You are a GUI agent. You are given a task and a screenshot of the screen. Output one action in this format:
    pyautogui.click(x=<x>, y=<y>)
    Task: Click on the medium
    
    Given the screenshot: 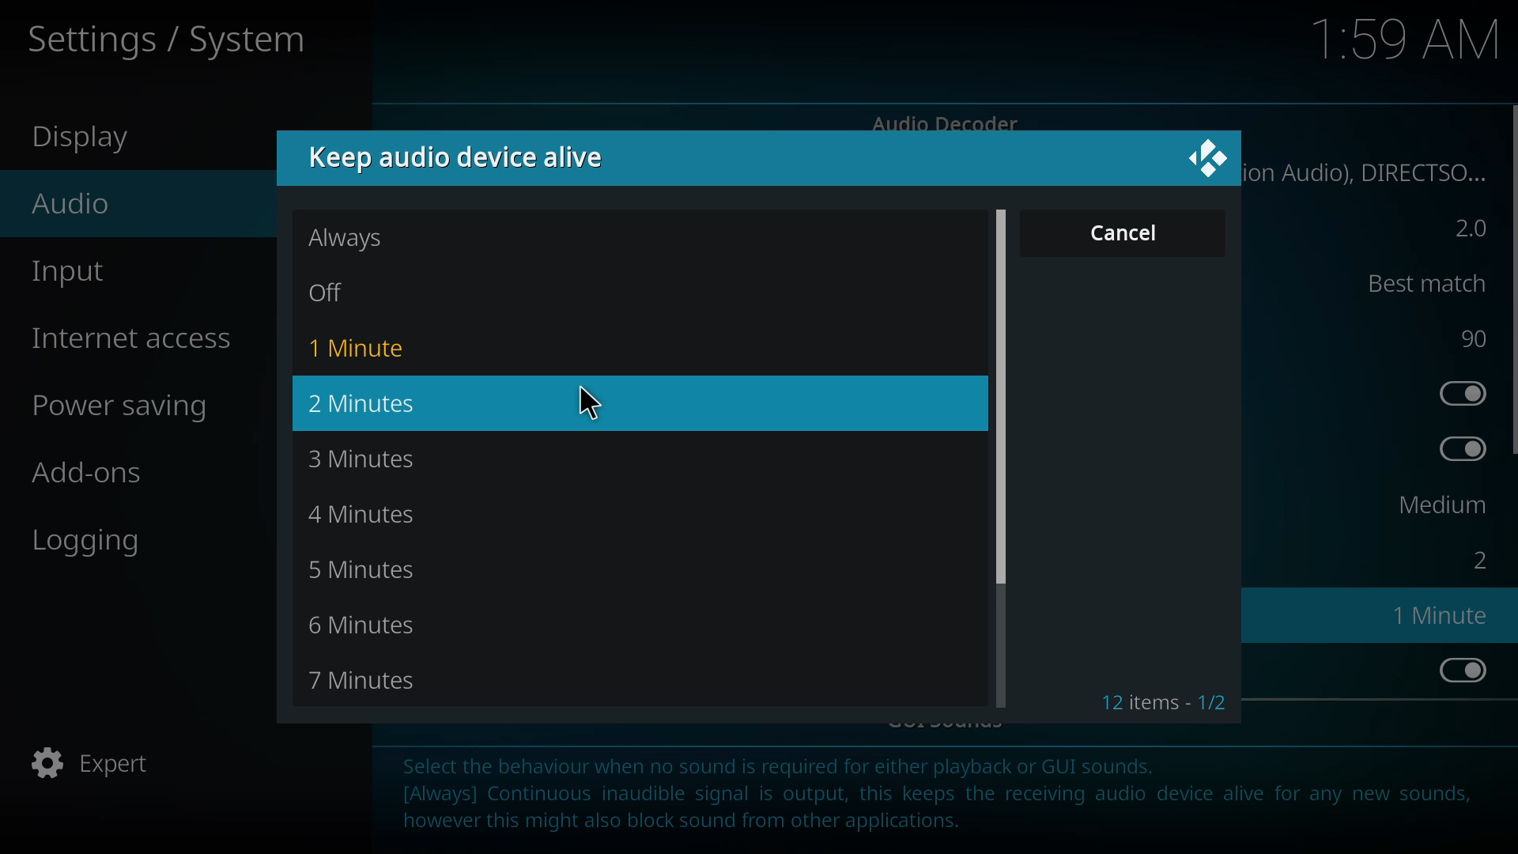 What is the action you would take?
    pyautogui.click(x=1439, y=505)
    